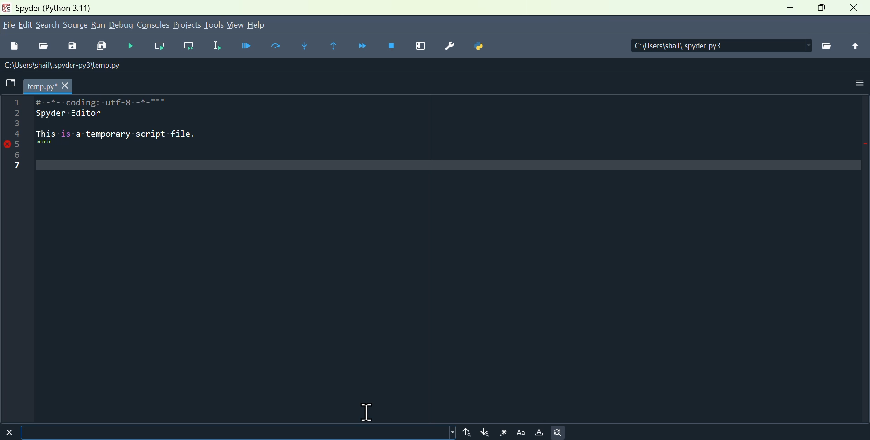  What do you see at coordinates (854, 47) in the screenshot?
I see `Upload file` at bounding box center [854, 47].